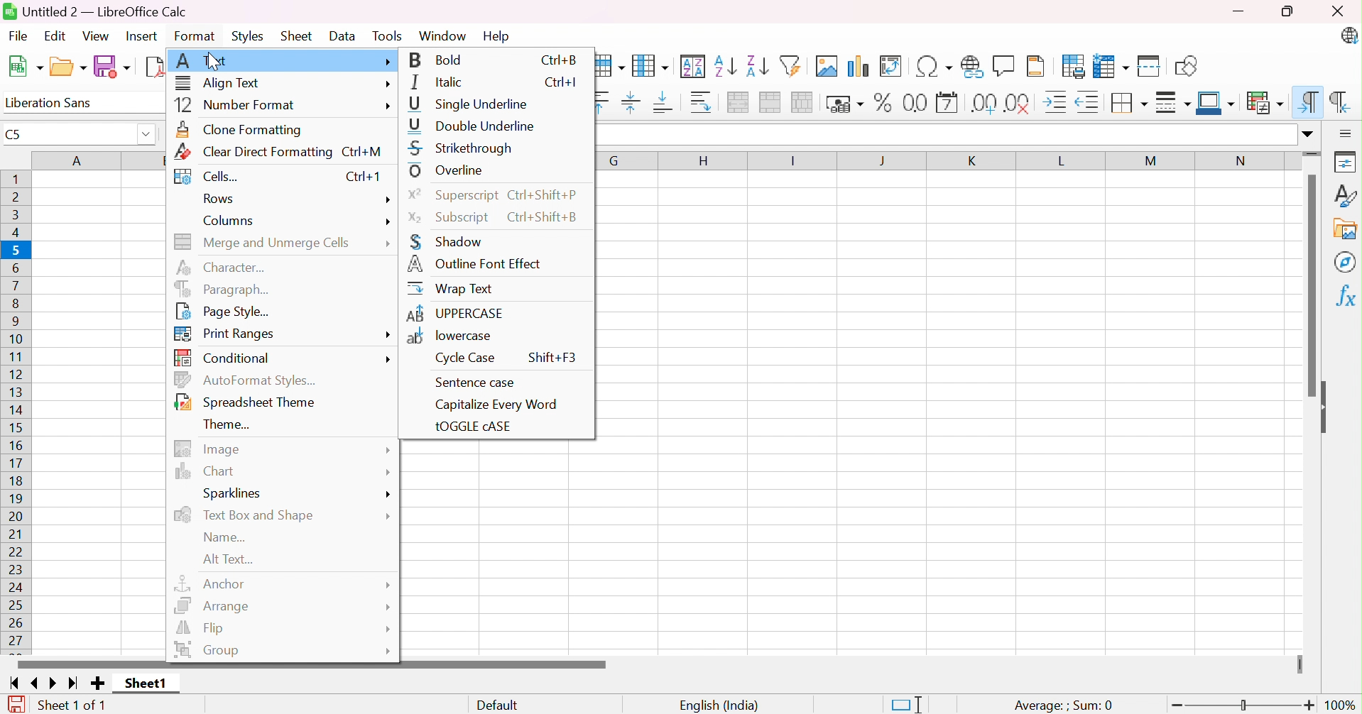 The height and width of the screenshot is (714, 1362). What do you see at coordinates (448, 170) in the screenshot?
I see `Overline` at bounding box center [448, 170].